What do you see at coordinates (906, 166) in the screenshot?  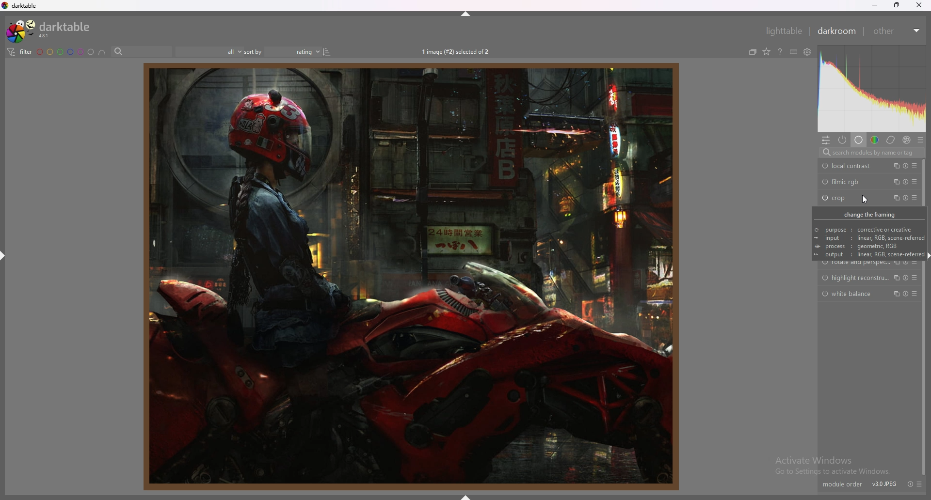 I see `reset` at bounding box center [906, 166].